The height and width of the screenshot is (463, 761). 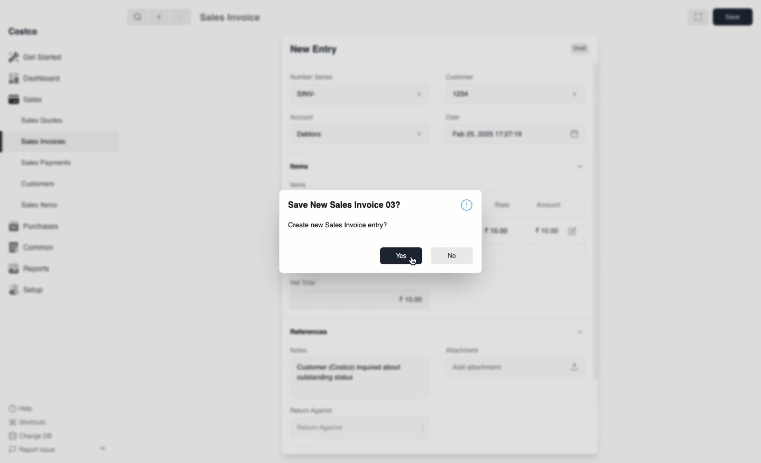 I want to click on Feb 25, 2025 17:27:19, so click(x=517, y=136).